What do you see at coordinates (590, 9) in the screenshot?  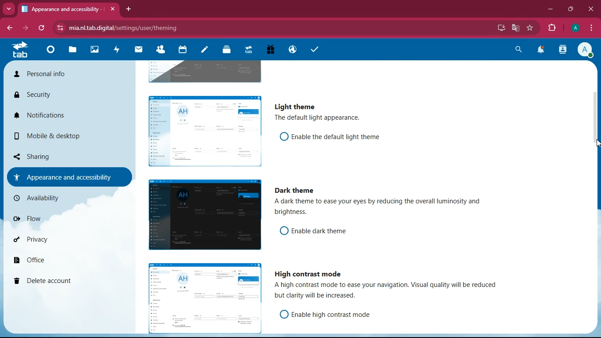 I see `close` at bounding box center [590, 9].